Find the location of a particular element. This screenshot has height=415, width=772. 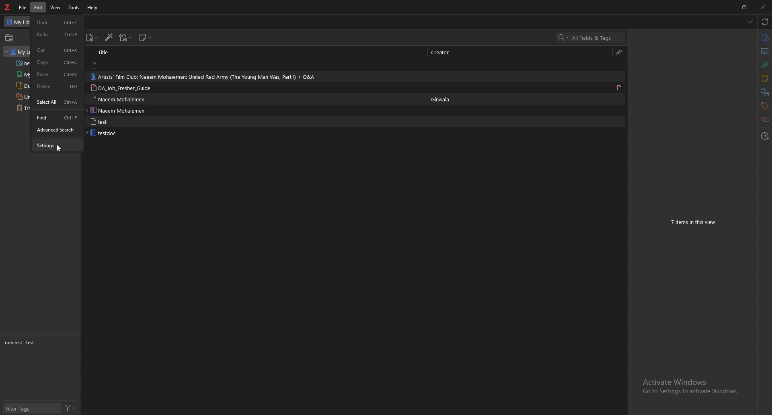

Ginwala is located at coordinates (443, 100).